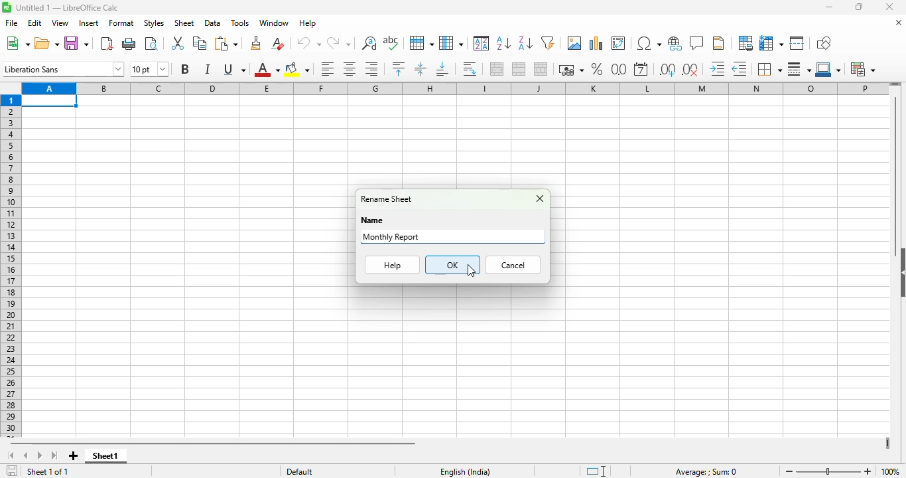 The image size is (906, 478). What do you see at coordinates (184, 23) in the screenshot?
I see `sheet` at bounding box center [184, 23].